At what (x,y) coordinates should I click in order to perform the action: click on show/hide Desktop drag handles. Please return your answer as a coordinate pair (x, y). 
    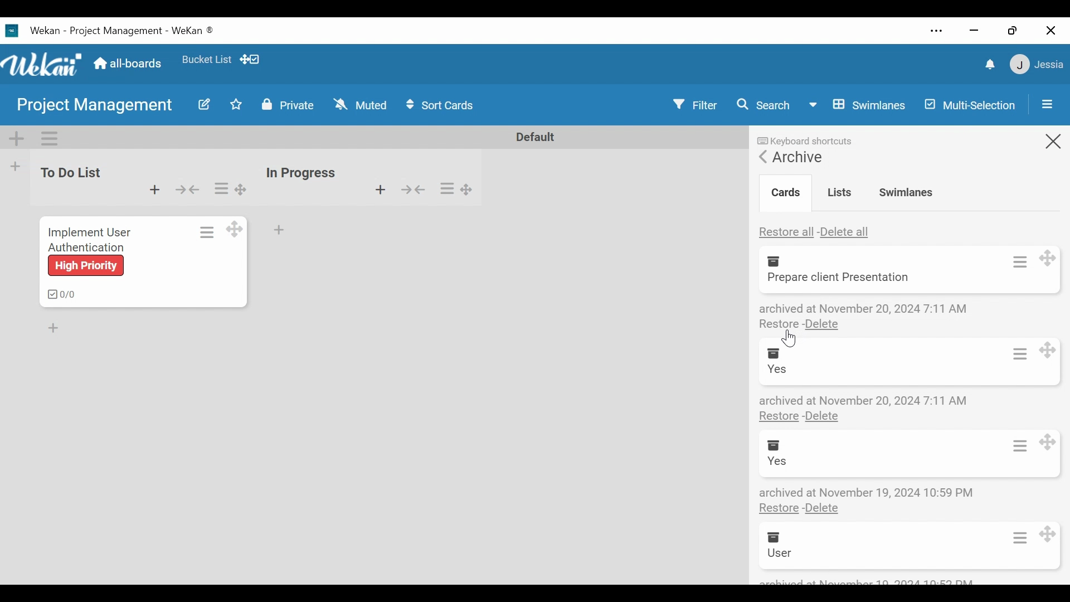
    Looking at the image, I should click on (250, 59).